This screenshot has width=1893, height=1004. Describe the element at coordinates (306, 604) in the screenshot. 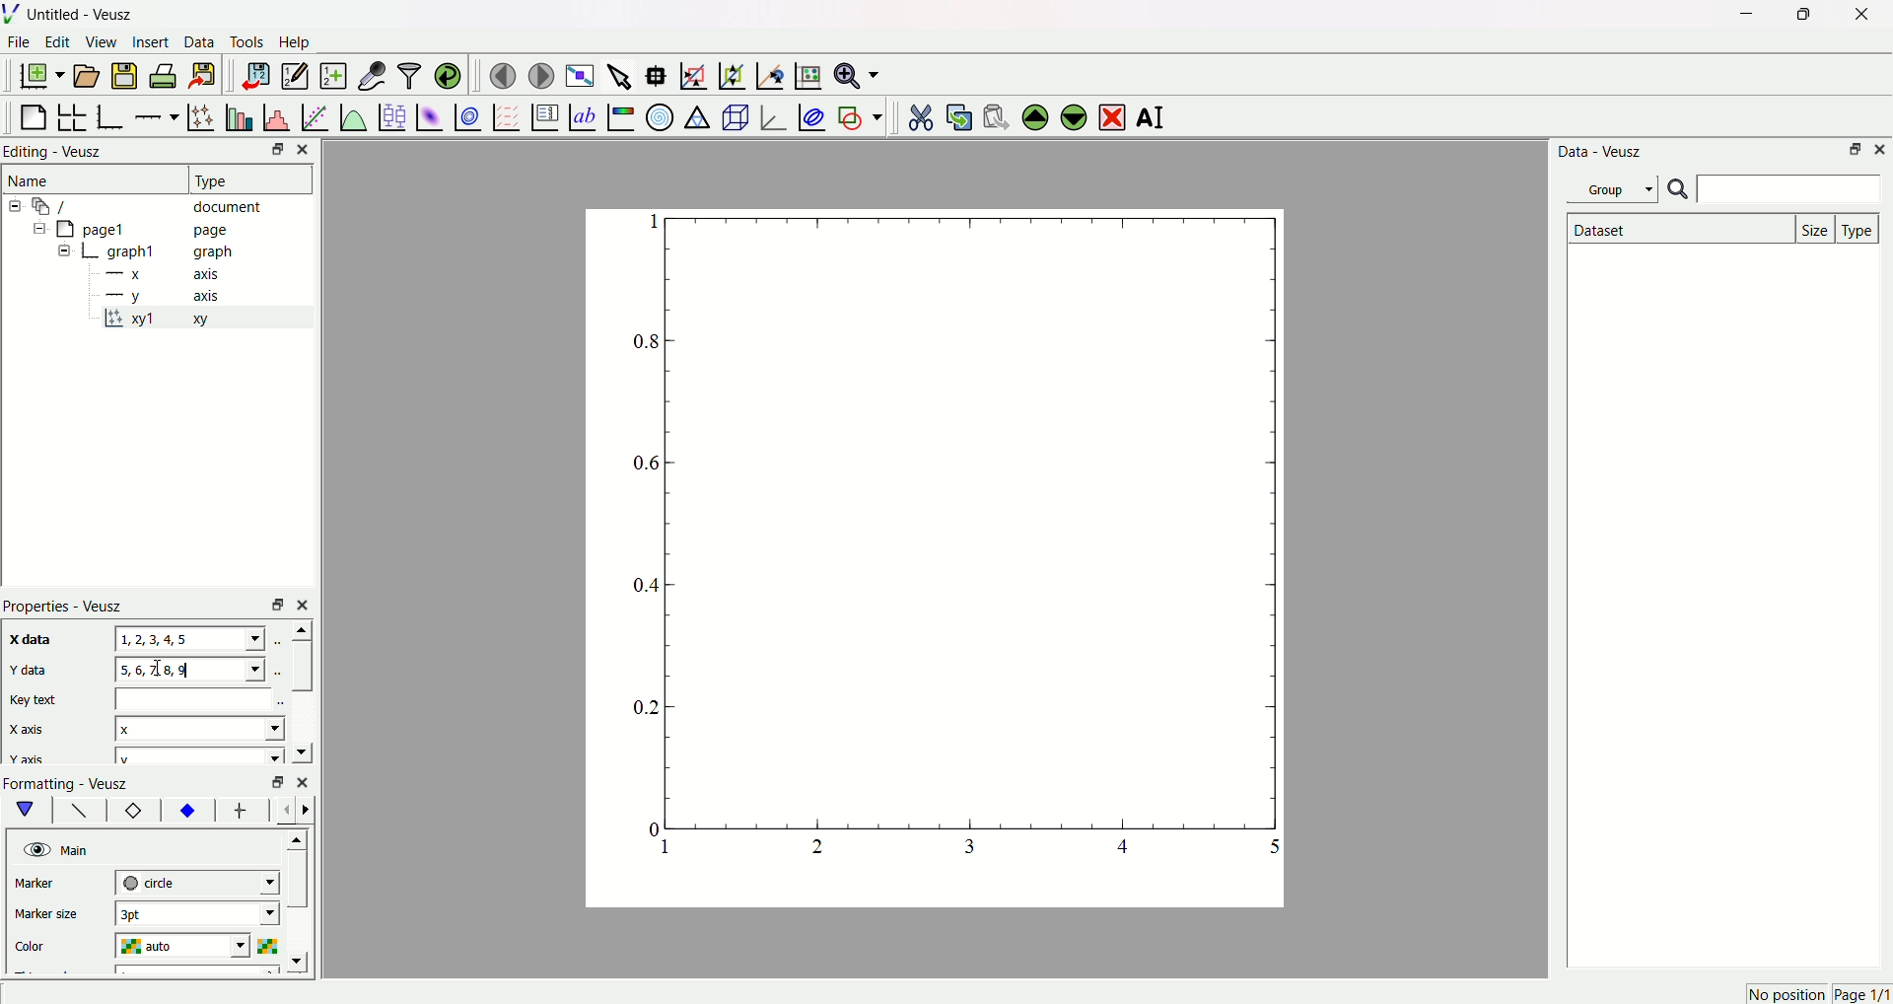

I see `close` at that location.